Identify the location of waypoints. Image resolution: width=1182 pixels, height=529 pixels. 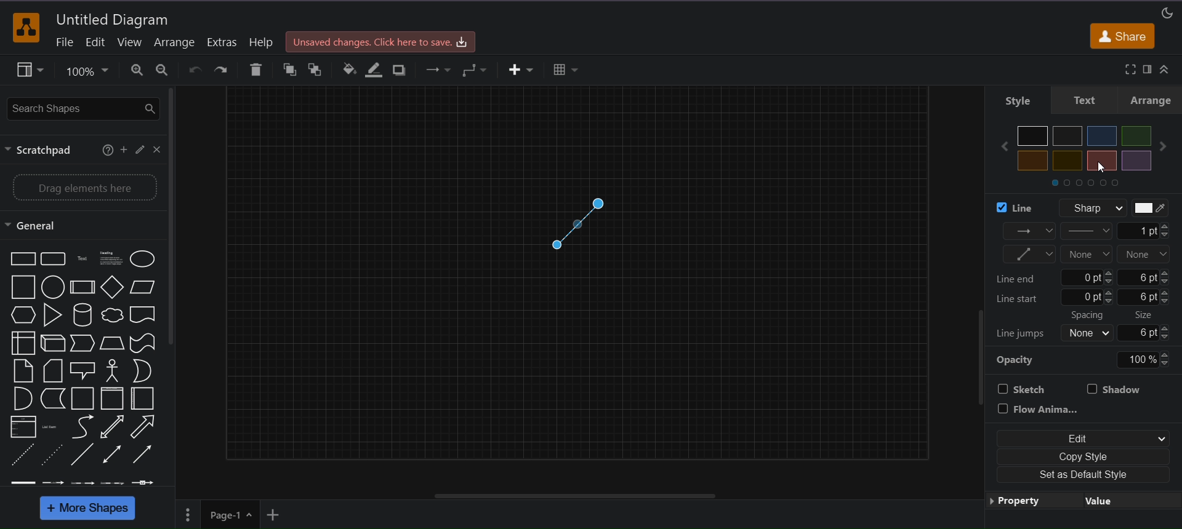
(1029, 255).